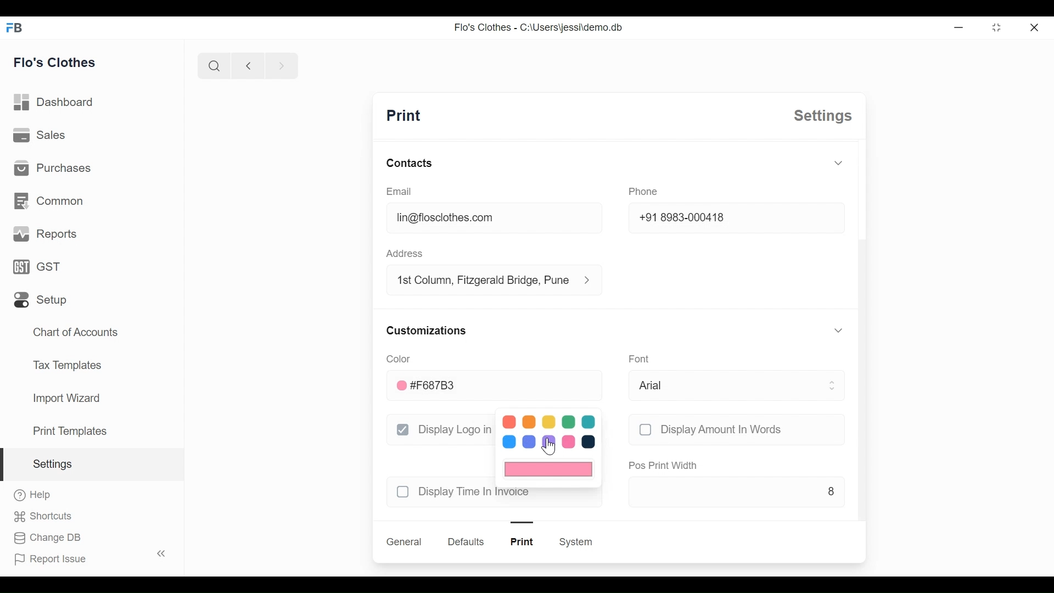 The image size is (1054, 593). I want to click on settings, so click(823, 116).